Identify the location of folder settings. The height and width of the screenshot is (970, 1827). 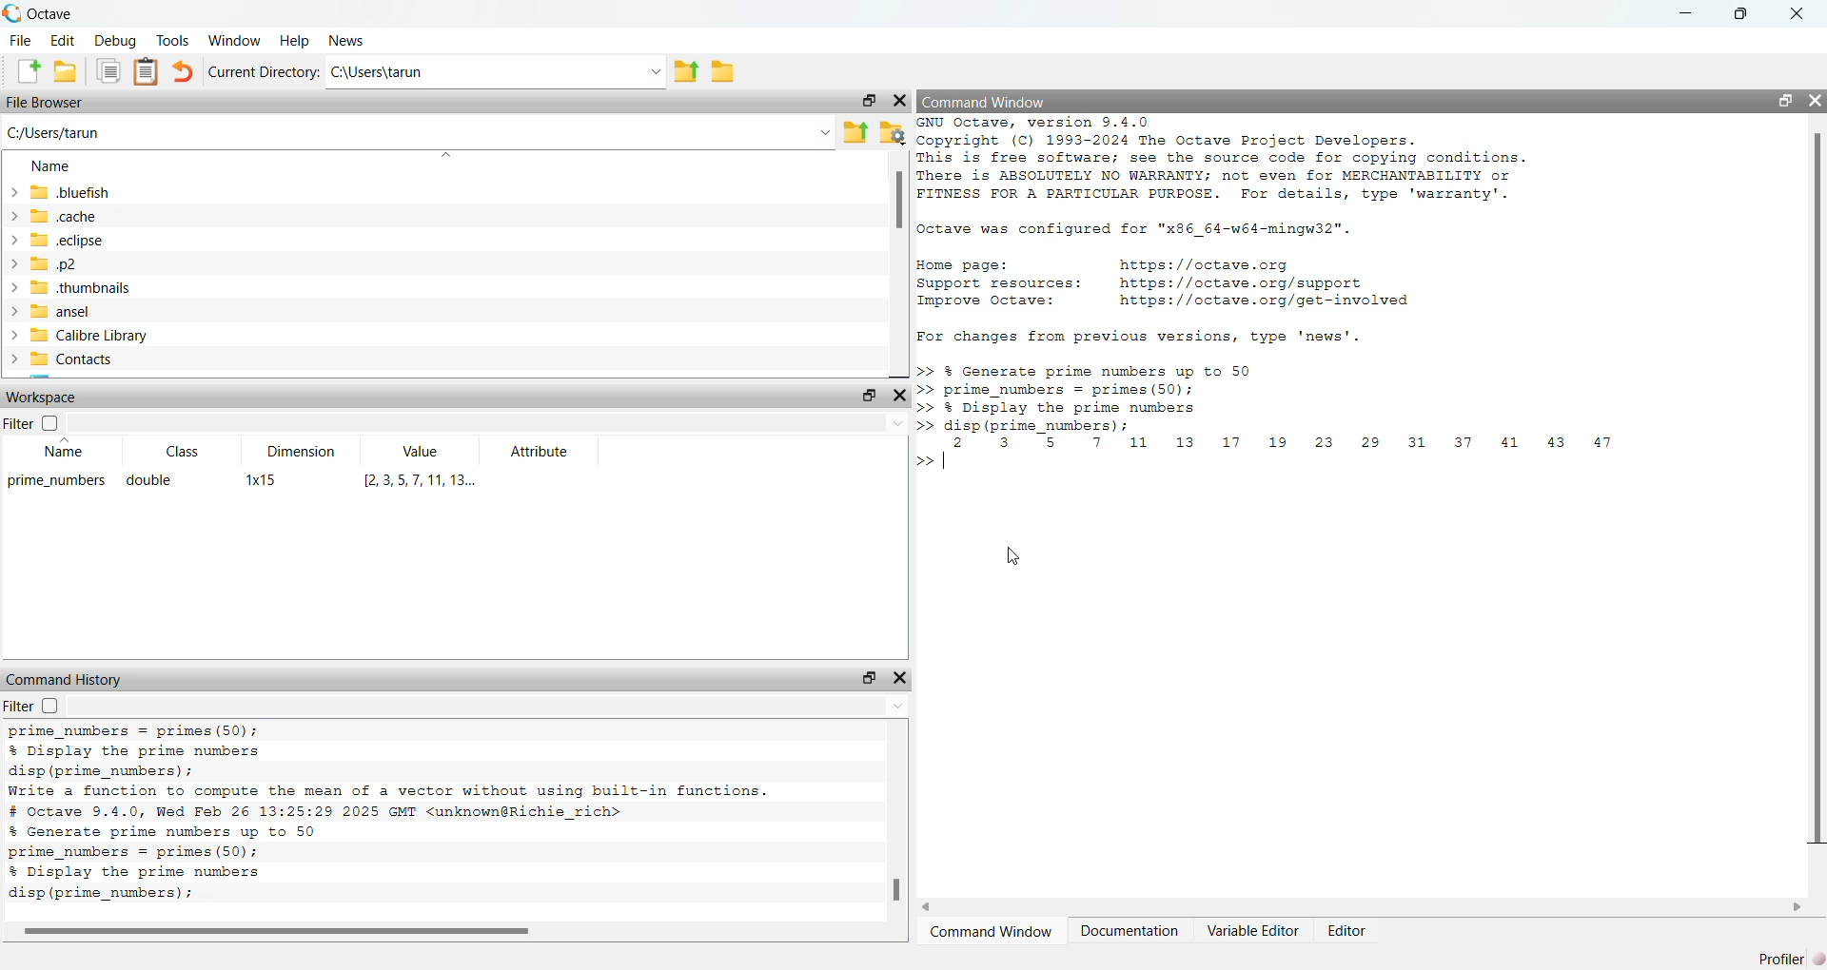
(894, 134).